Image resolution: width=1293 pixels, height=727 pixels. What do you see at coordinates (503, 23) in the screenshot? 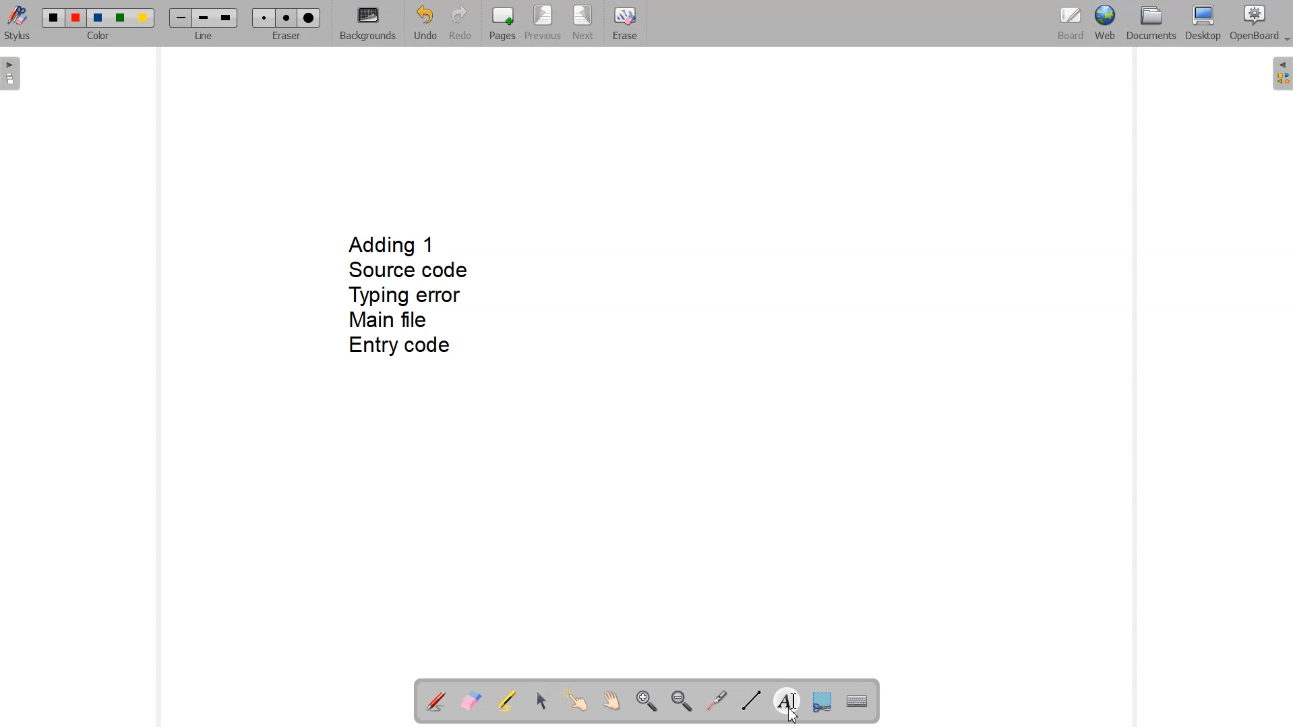
I see `Pages` at bounding box center [503, 23].